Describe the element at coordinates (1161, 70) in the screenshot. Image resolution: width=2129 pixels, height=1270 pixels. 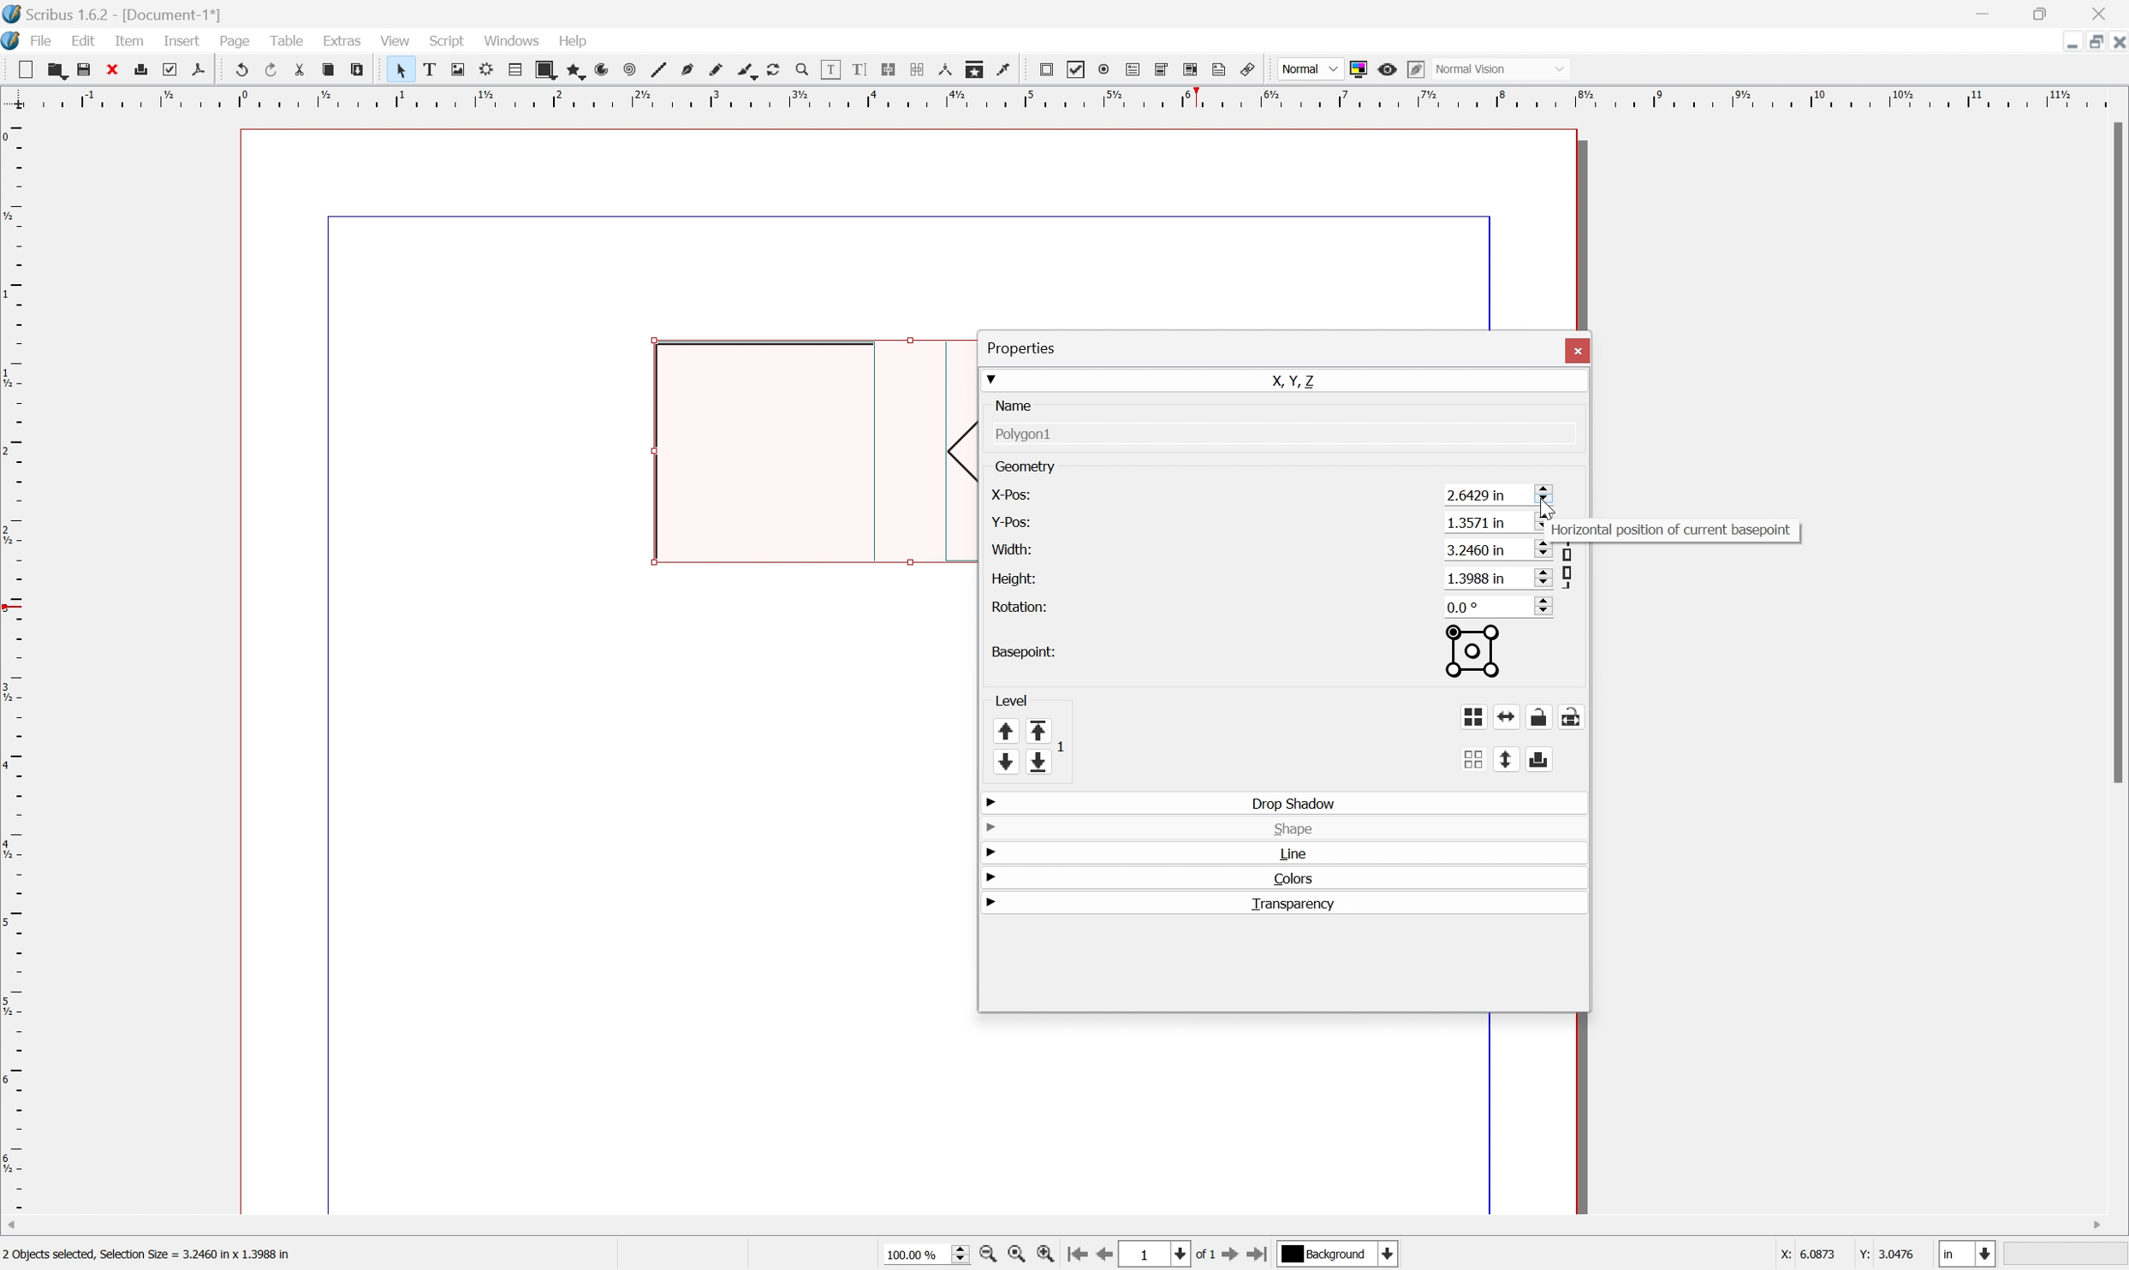
I see `pdf combo box` at that location.